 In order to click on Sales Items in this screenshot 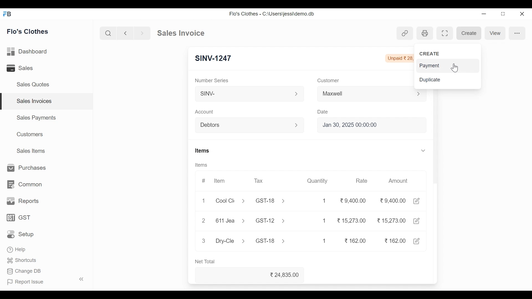, I will do `click(30, 151)`.